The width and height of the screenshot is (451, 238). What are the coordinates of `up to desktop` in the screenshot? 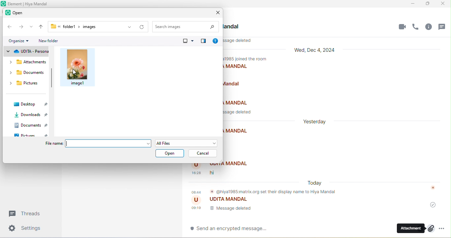 It's located at (42, 28).